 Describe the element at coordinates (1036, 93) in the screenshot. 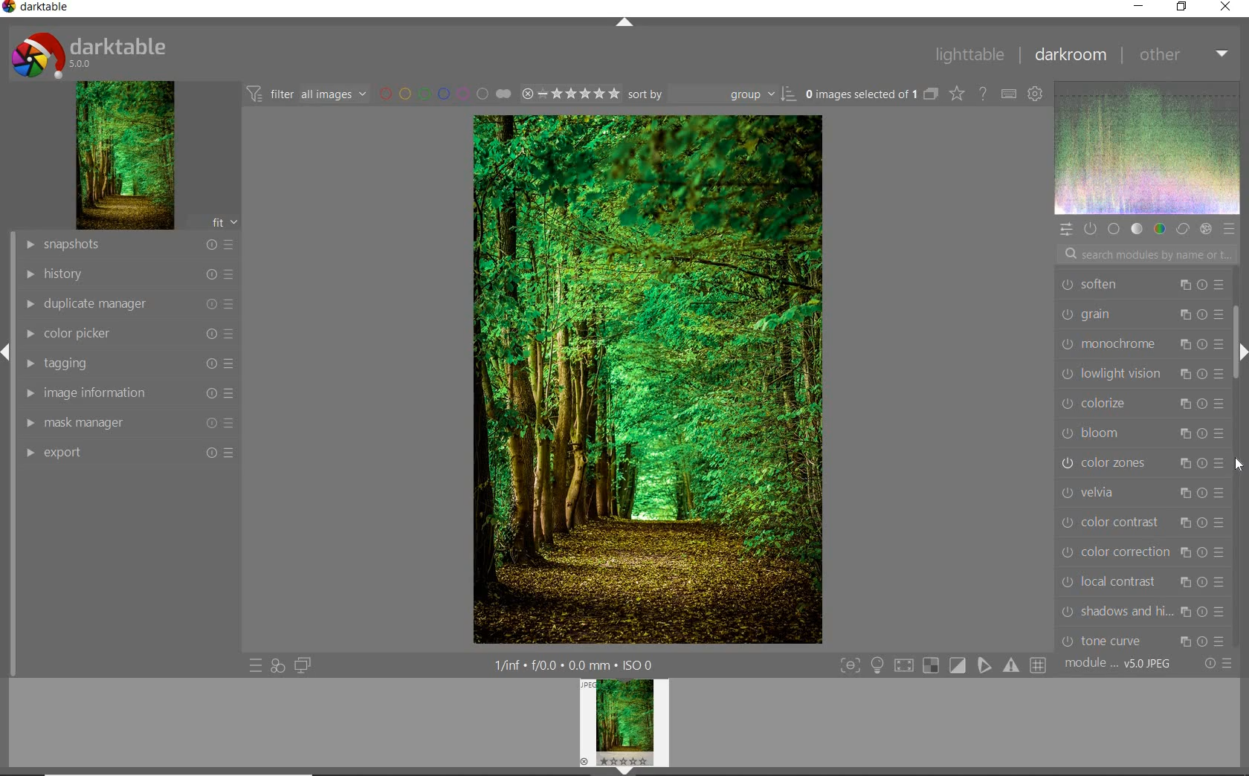

I see `SHOW GLOBAL PREFERENCE` at that location.